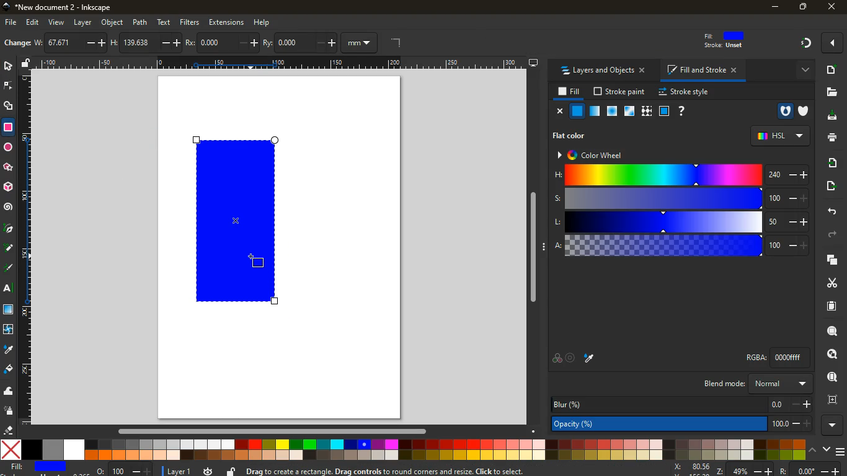 The width and height of the screenshot is (847, 476). Describe the element at coordinates (682, 423) in the screenshot. I see `opacity` at that location.